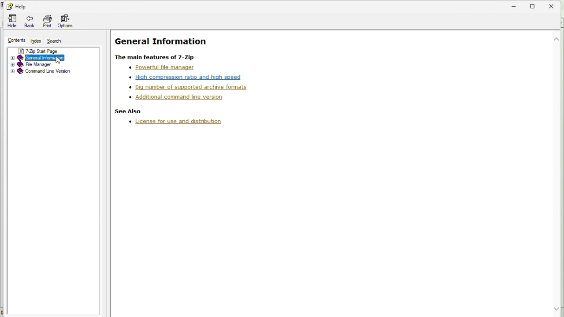 The height and width of the screenshot is (317, 564). Describe the element at coordinates (37, 41) in the screenshot. I see `index` at that location.